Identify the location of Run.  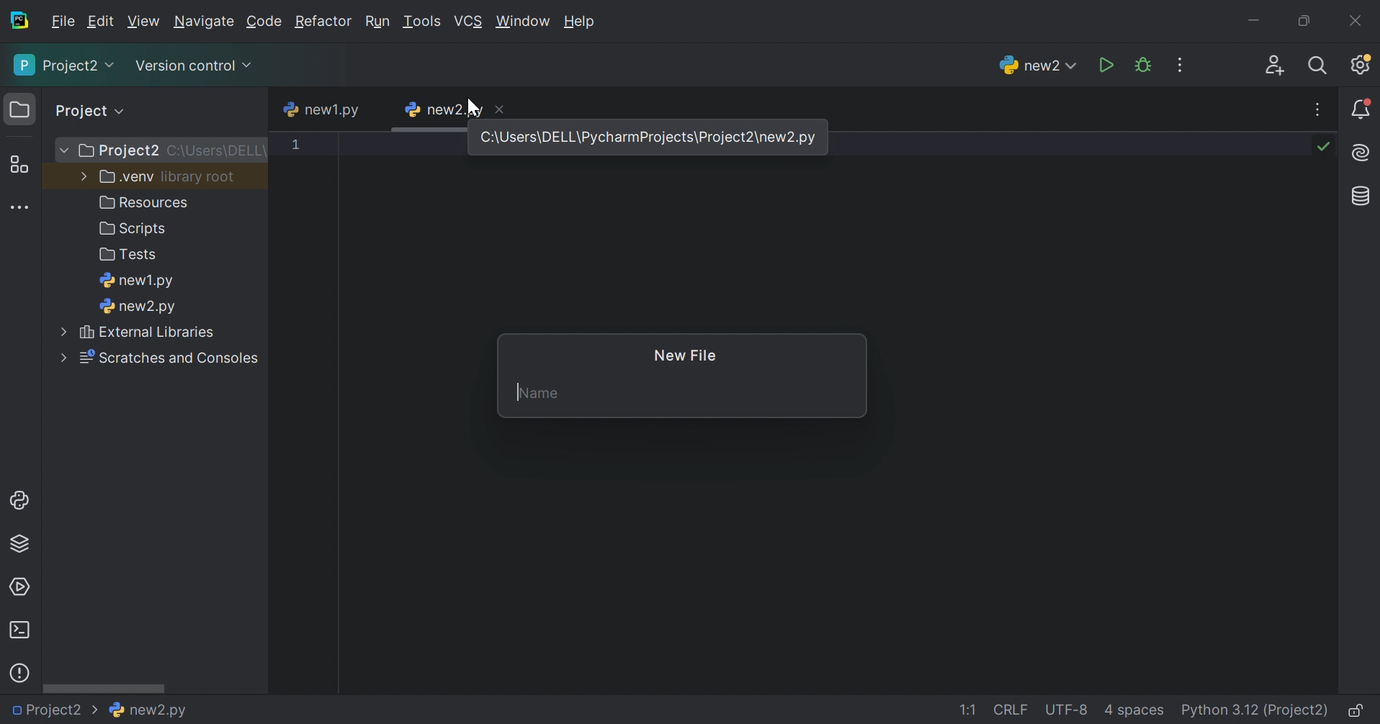
(1106, 64).